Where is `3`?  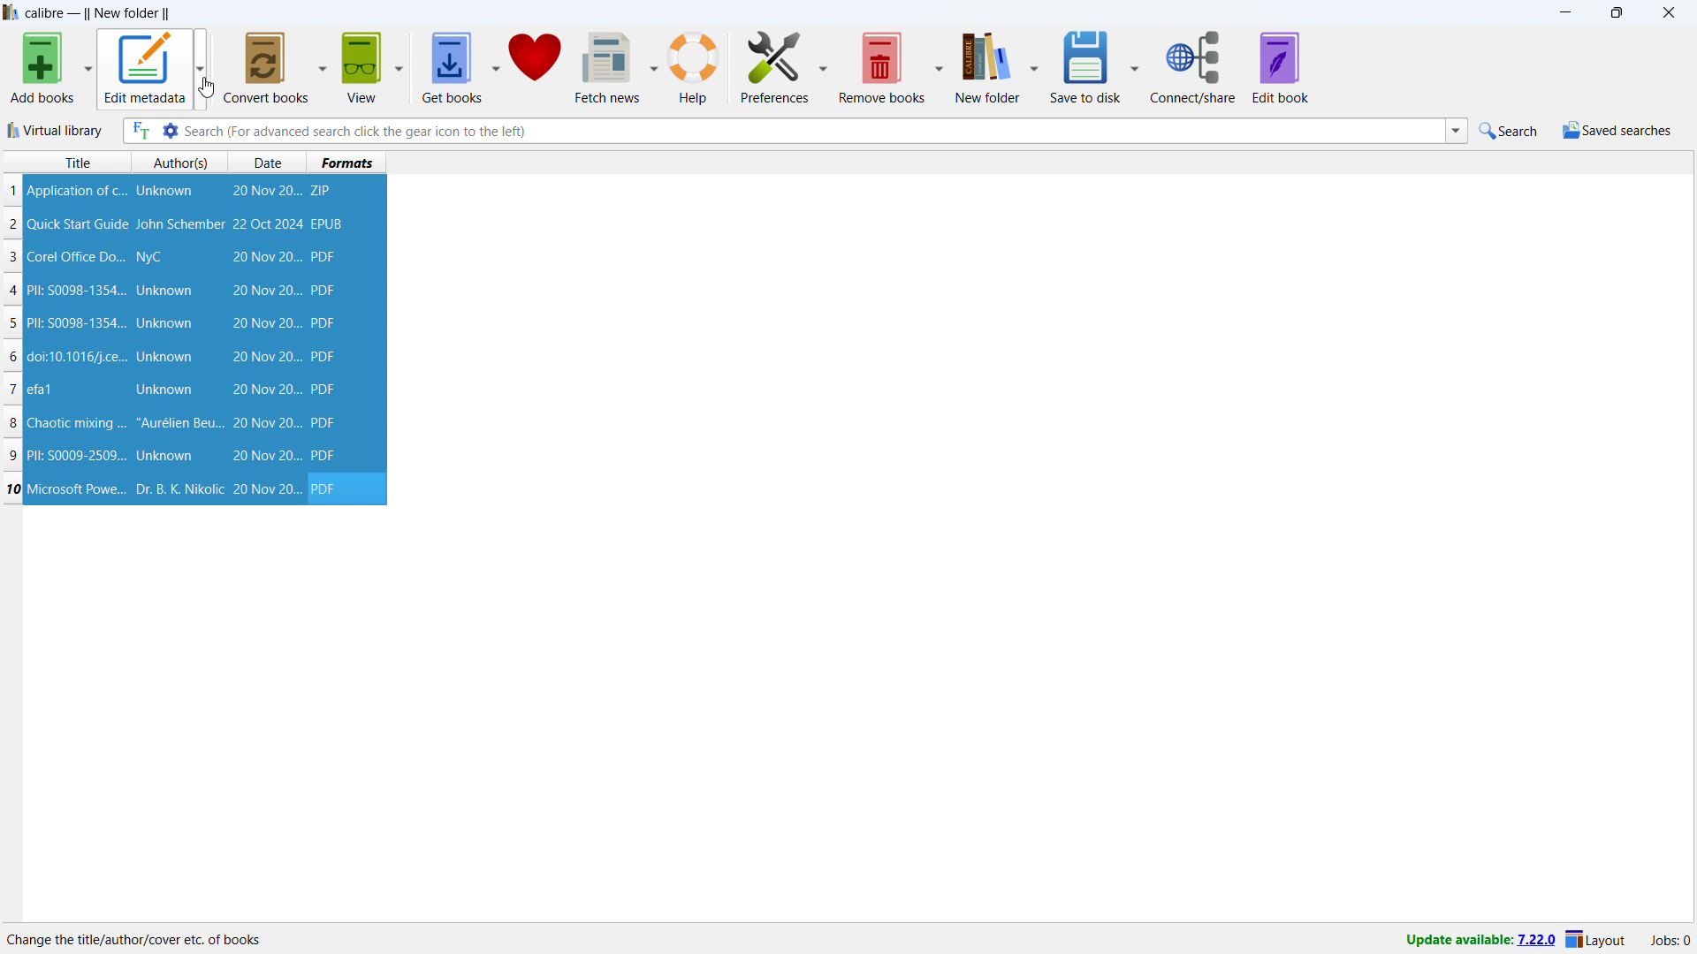 3 is located at coordinates (12, 257).